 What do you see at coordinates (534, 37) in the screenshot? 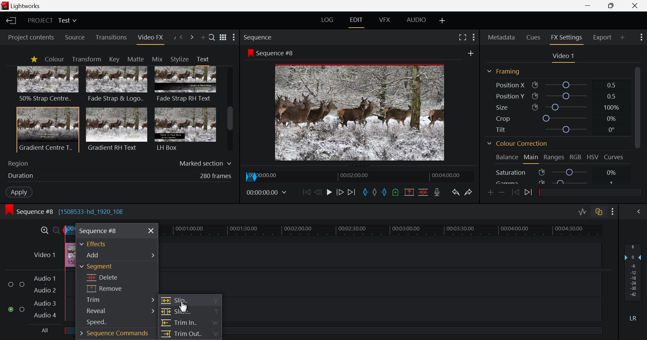
I see `Cues` at bounding box center [534, 37].